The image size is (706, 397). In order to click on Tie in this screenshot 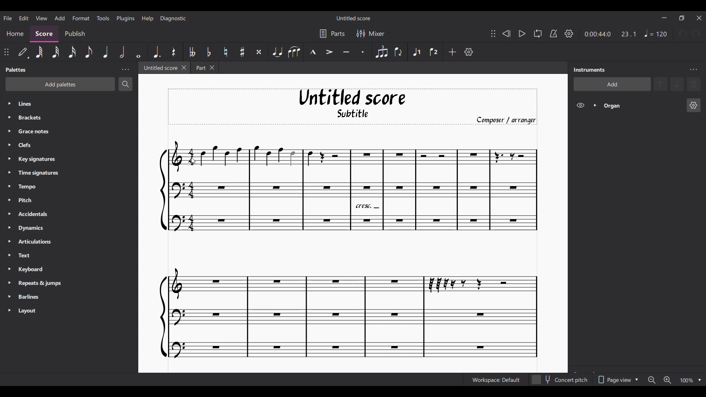, I will do `click(277, 51)`.